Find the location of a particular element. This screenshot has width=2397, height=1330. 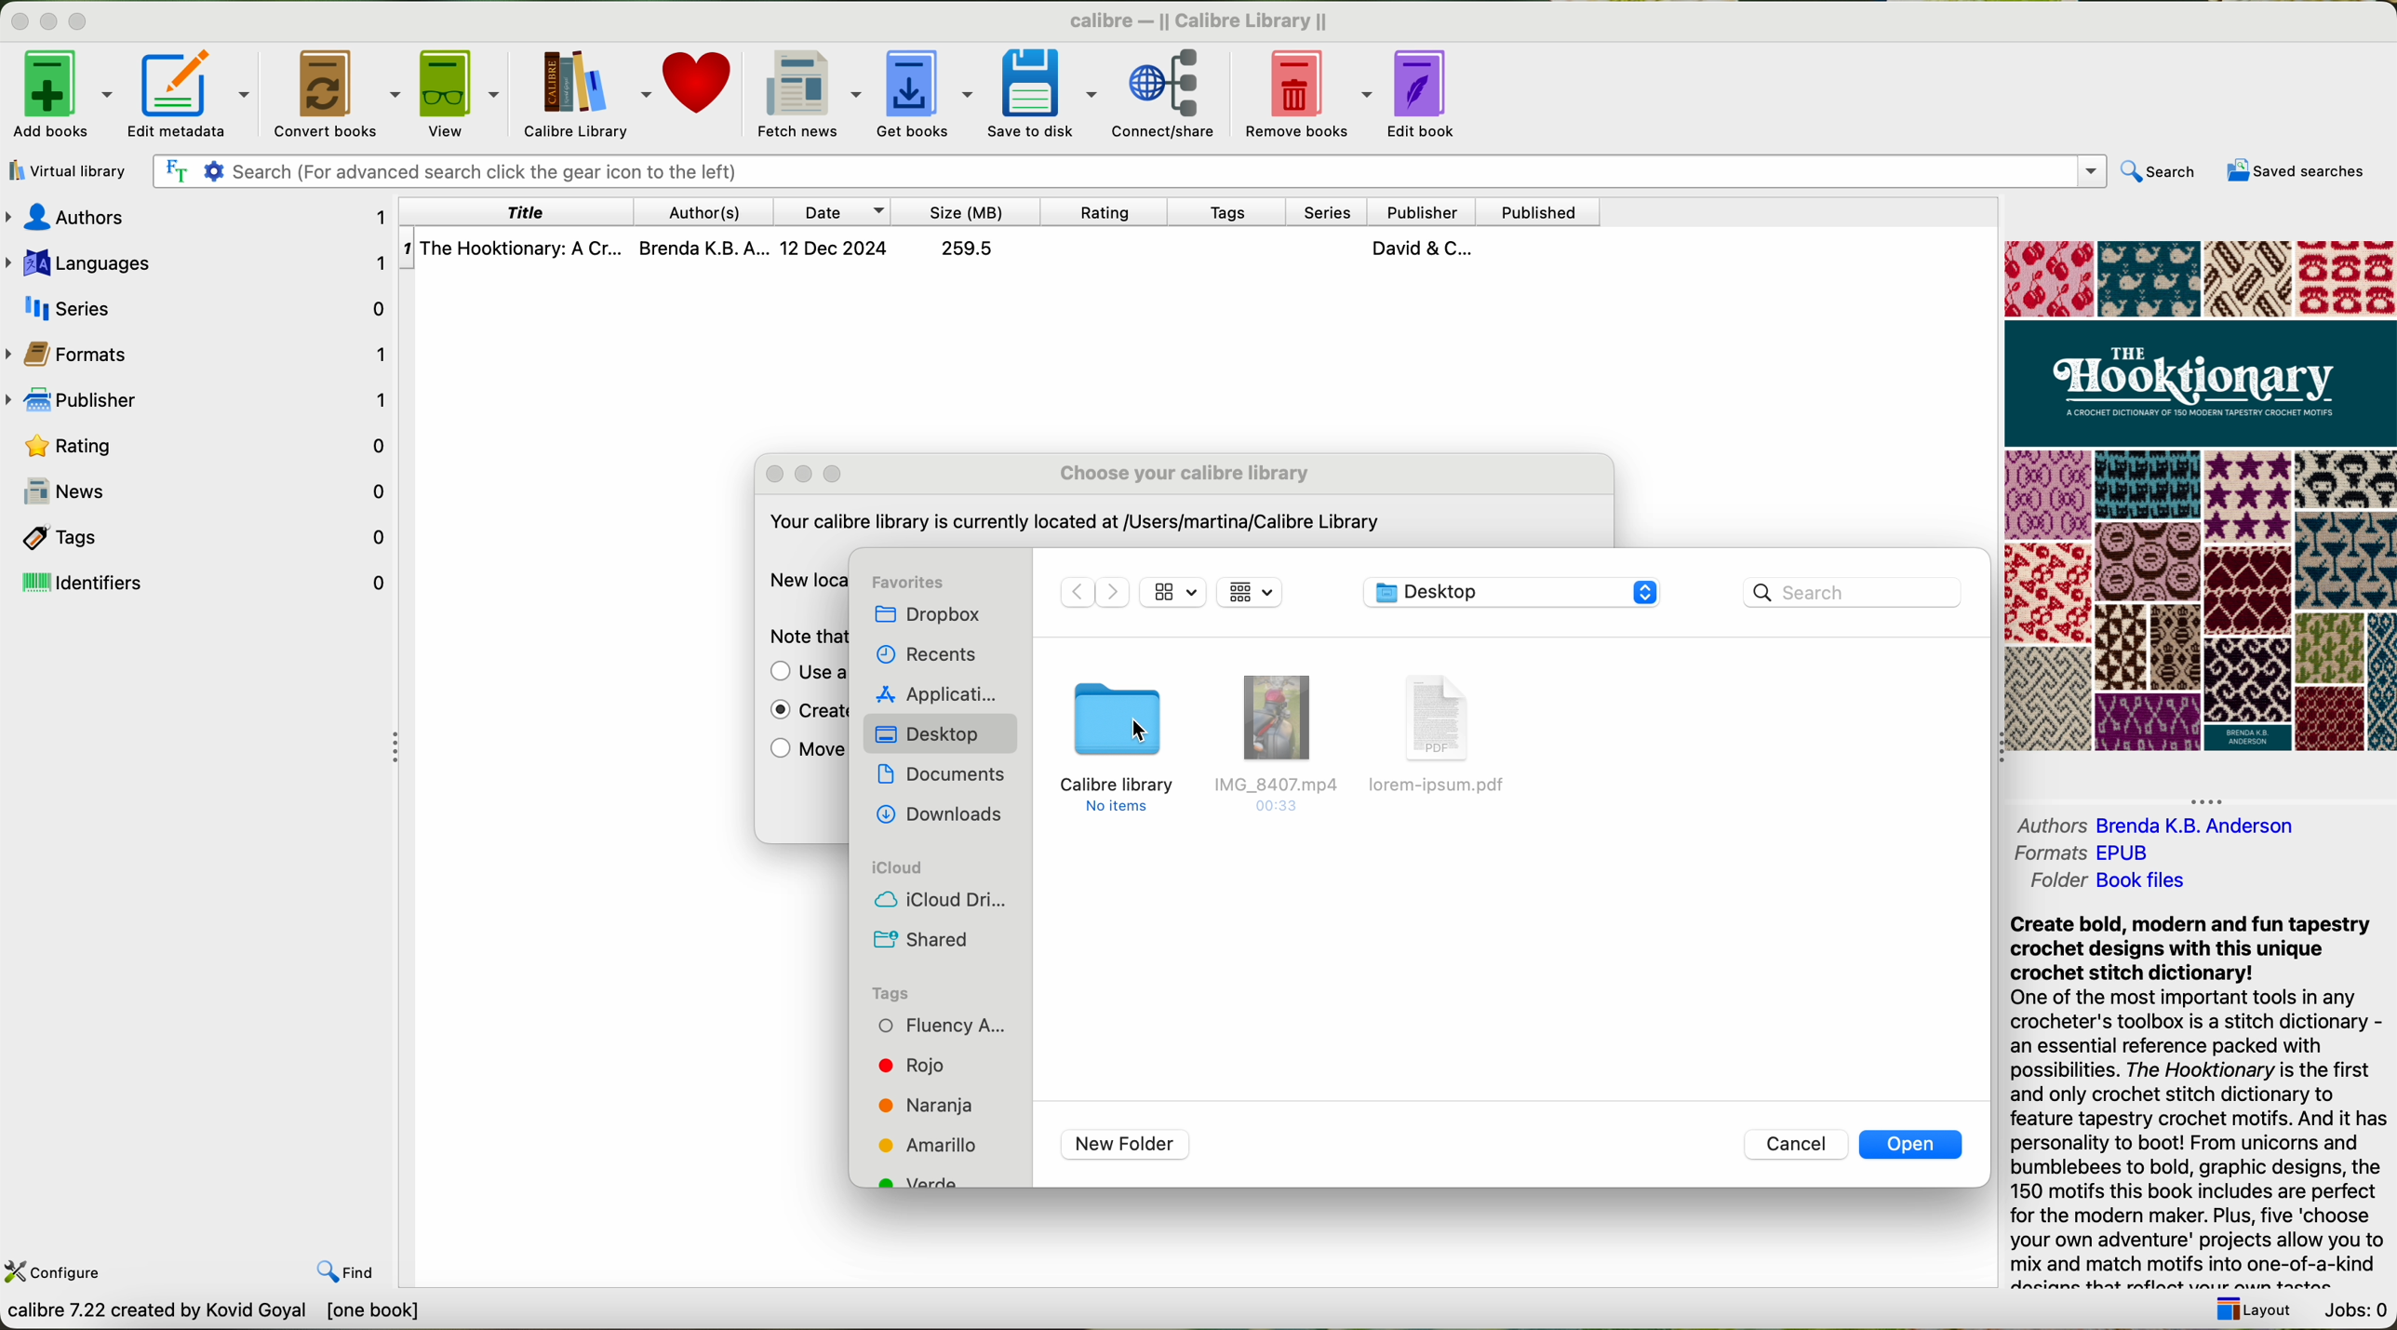

file is located at coordinates (1440, 736).